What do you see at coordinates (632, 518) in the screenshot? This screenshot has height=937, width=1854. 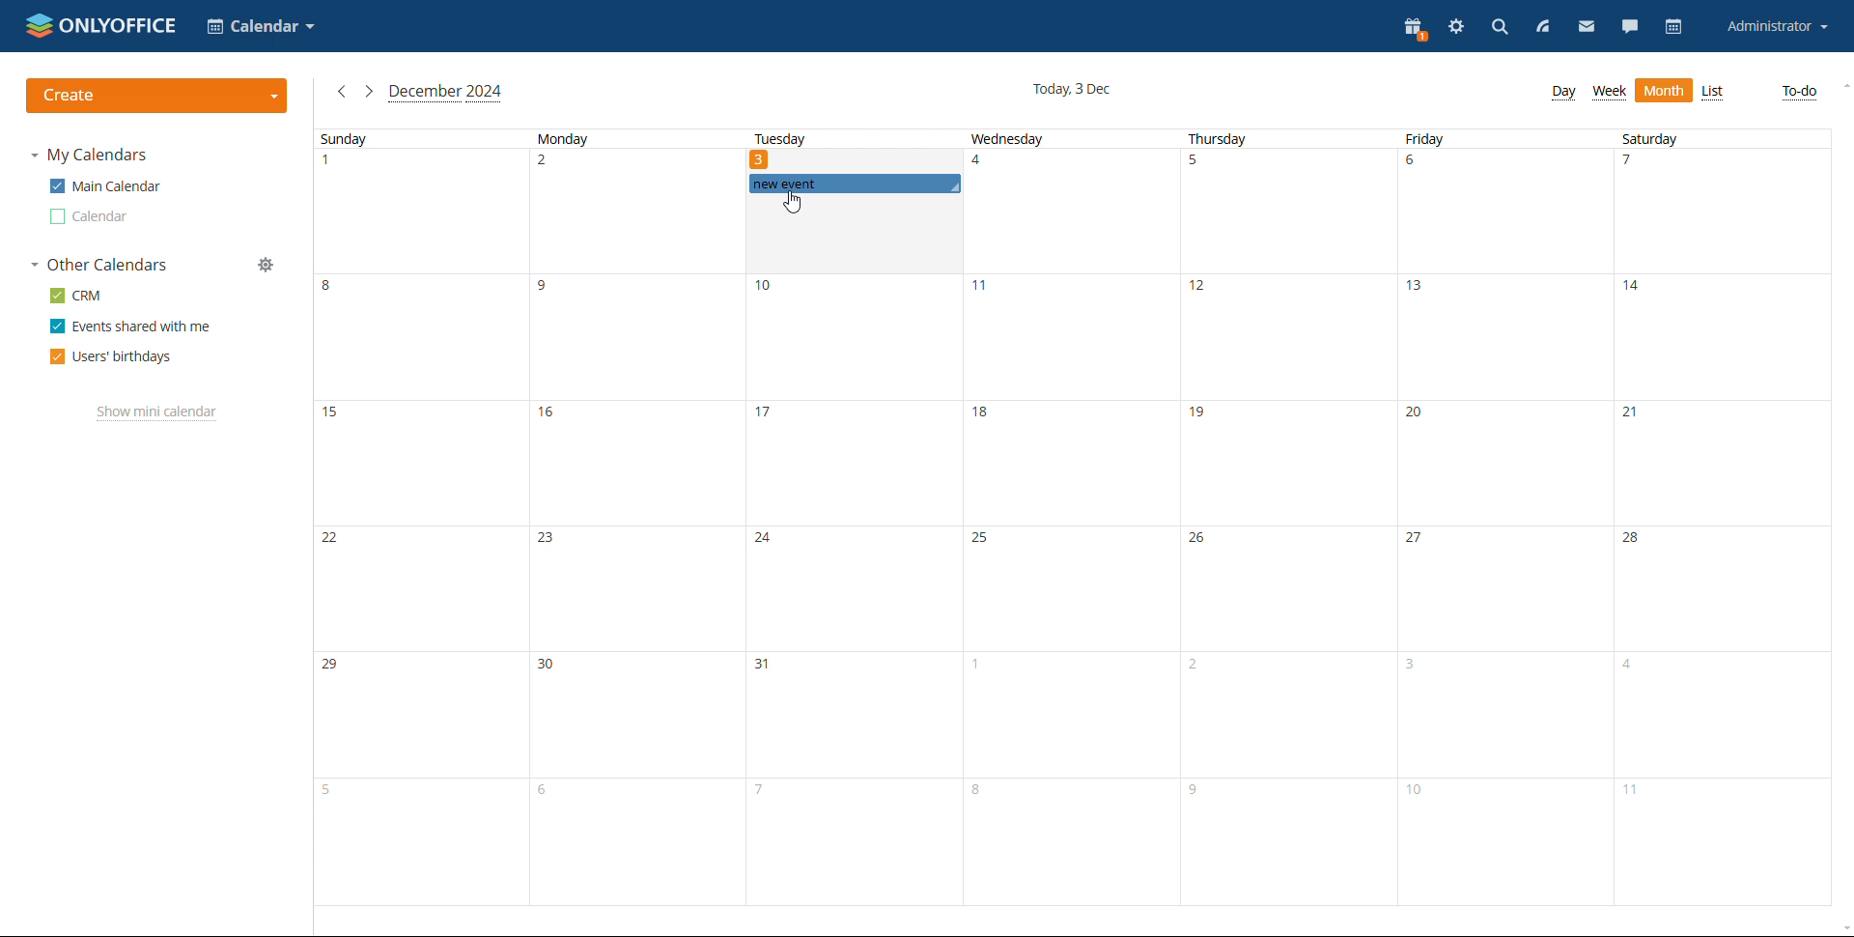 I see `monday` at bounding box center [632, 518].